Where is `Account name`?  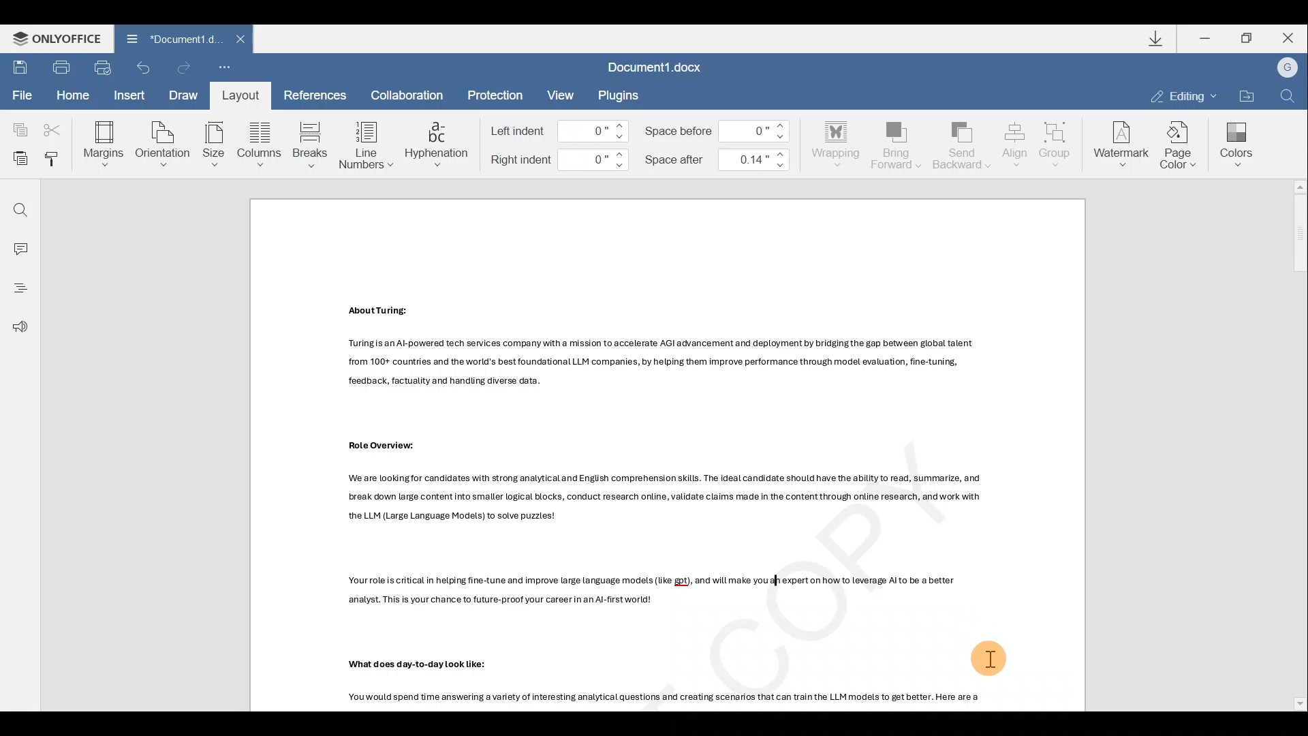
Account name is located at coordinates (1286, 66).